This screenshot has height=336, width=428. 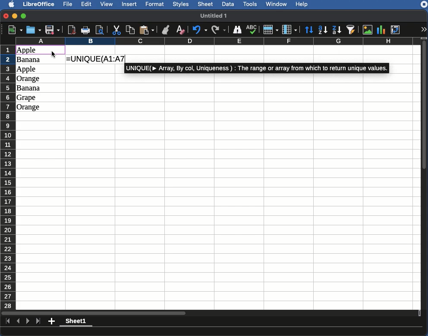 I want to click on Minimize, so click(x=15, y=16).